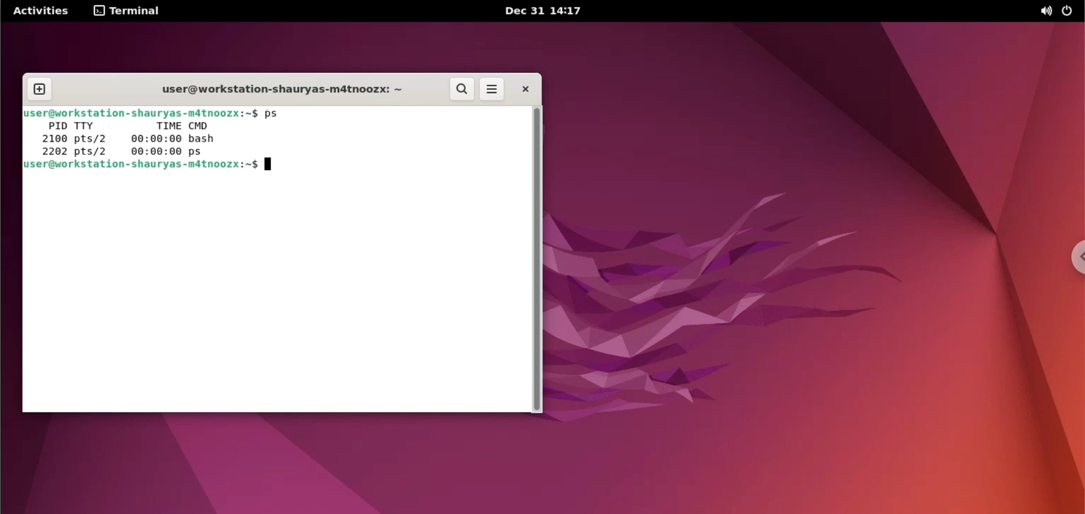 The width and height of the screenshot is (1085, 514). What do you see at coordinates (151, 151) in the screenshot?
I see `00:00:00` at bounding box center [151, 151].